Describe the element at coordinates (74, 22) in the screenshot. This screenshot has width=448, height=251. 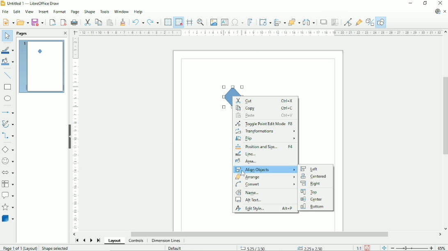
I see `Print` at that location.